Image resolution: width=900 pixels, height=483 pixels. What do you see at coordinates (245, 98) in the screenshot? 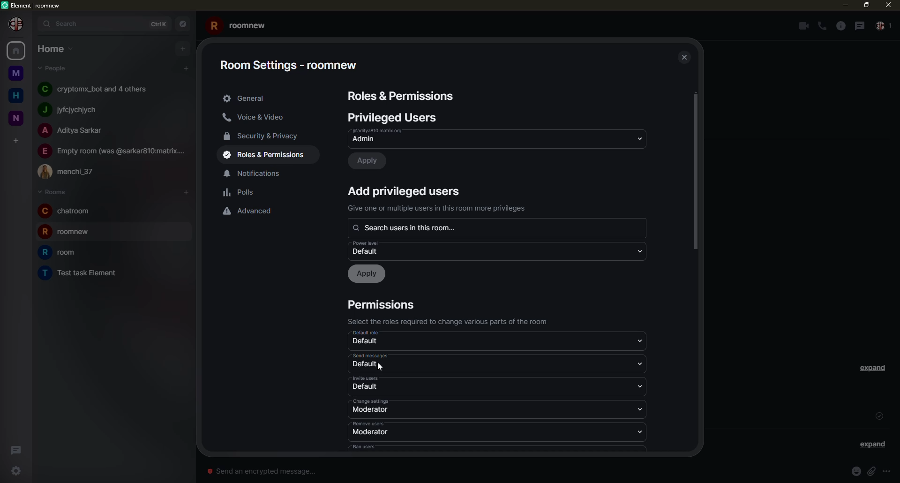
I see `geeral` at bounding box center [245, 98].